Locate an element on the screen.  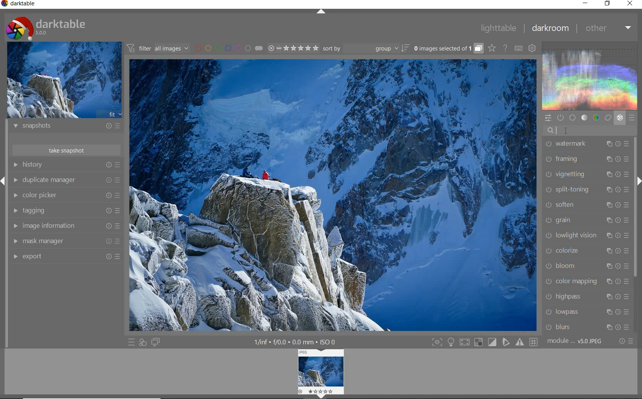
mask manager is located at coordinates (65, 242).